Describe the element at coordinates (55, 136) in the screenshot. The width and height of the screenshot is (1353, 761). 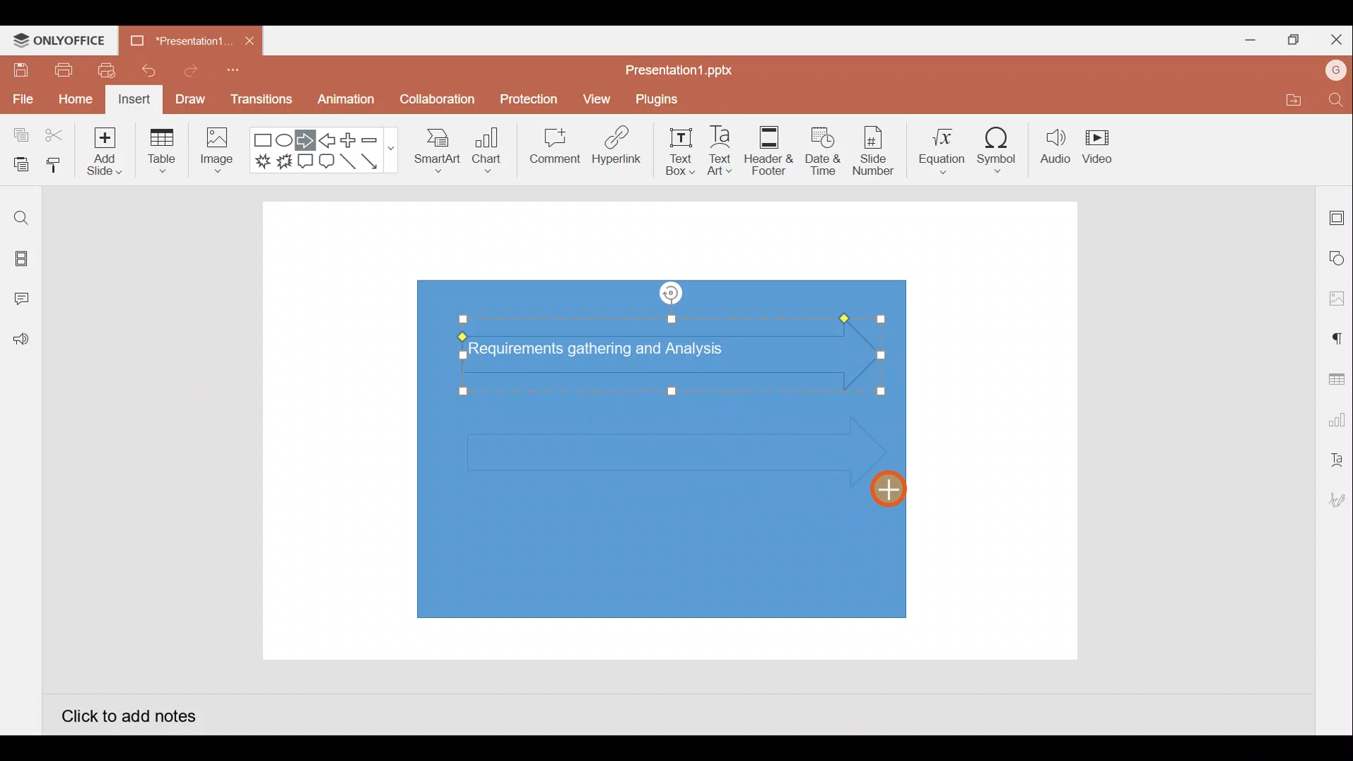
I see `Cut` at that location.